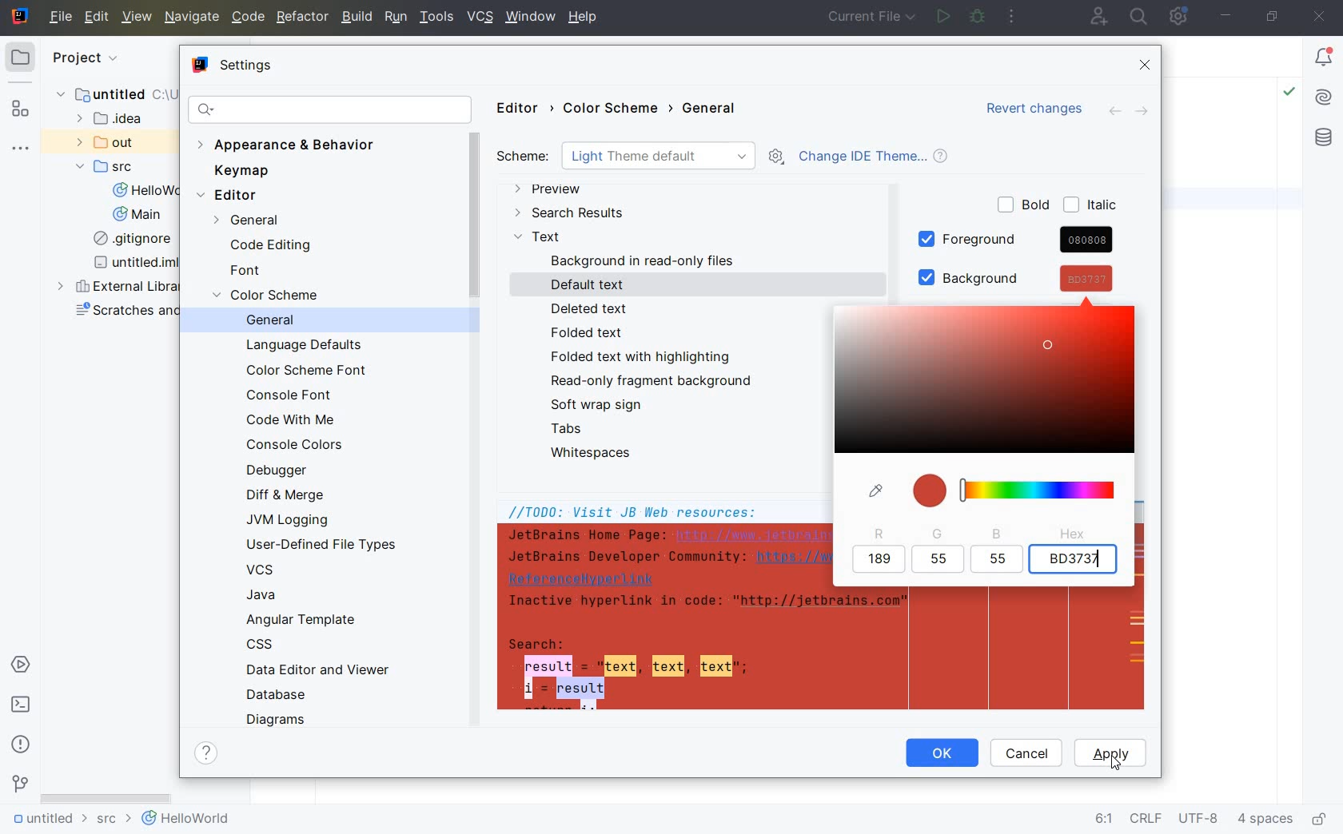  Describe the element at coordinates (21, 744) in the screenshot. I see `problems` at that location.